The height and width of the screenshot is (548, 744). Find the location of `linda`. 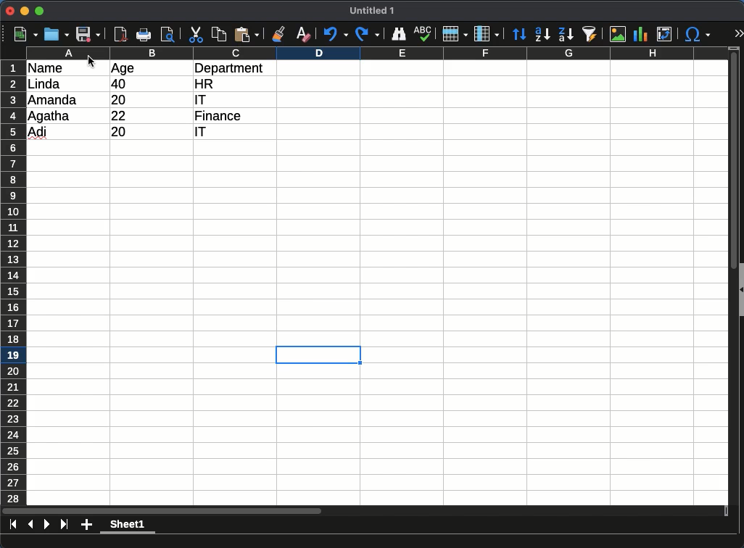

linda is located at coordinates (43, 84).